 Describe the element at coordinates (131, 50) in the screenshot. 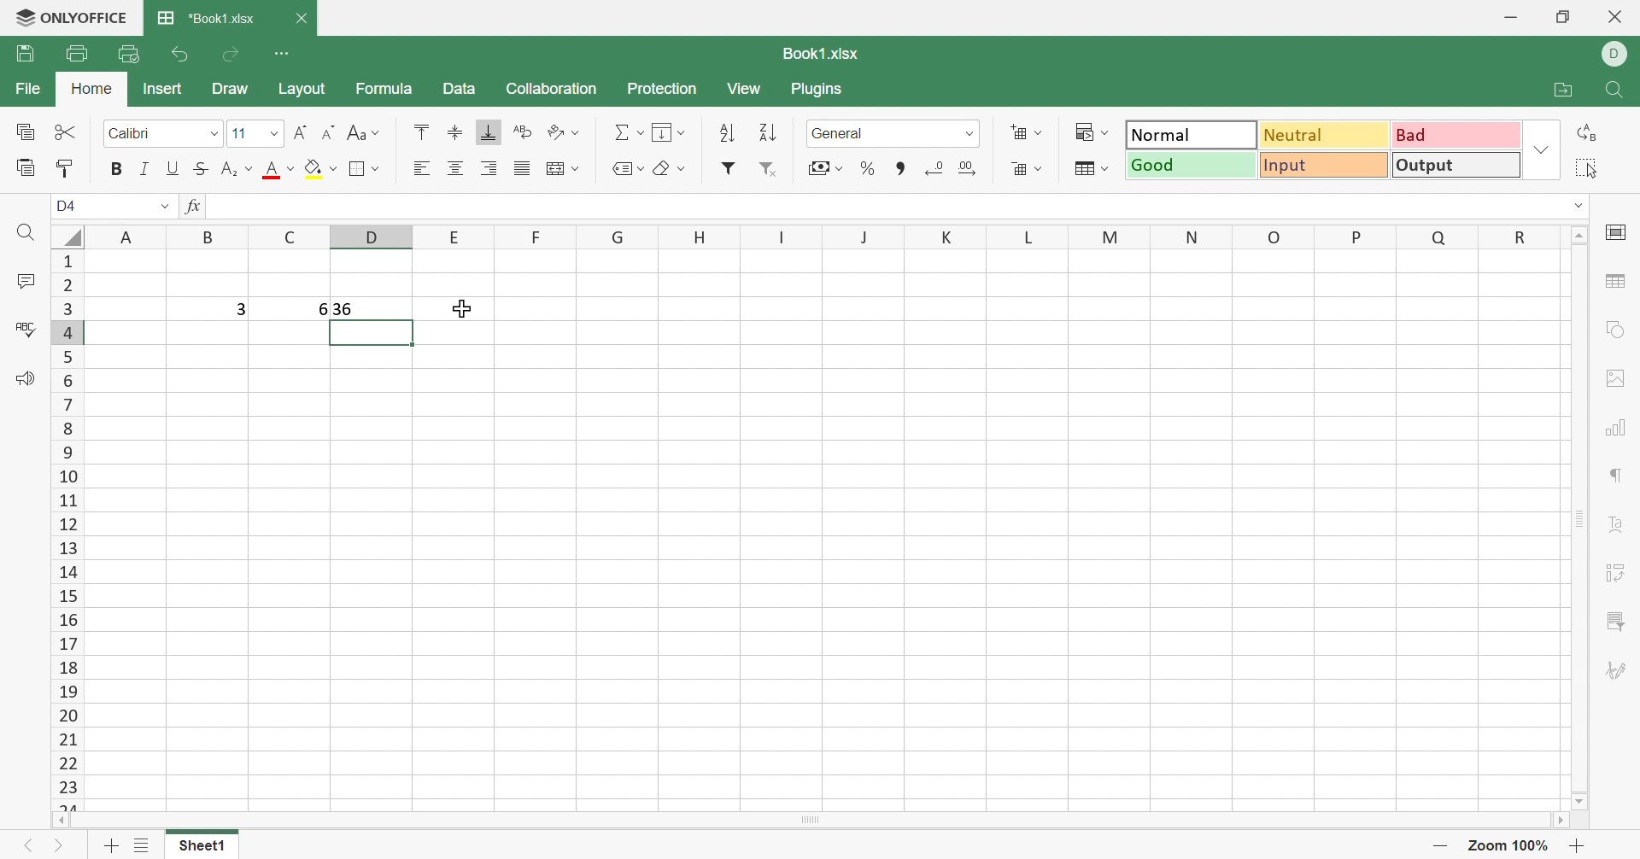

I see `Quick print` at that location.